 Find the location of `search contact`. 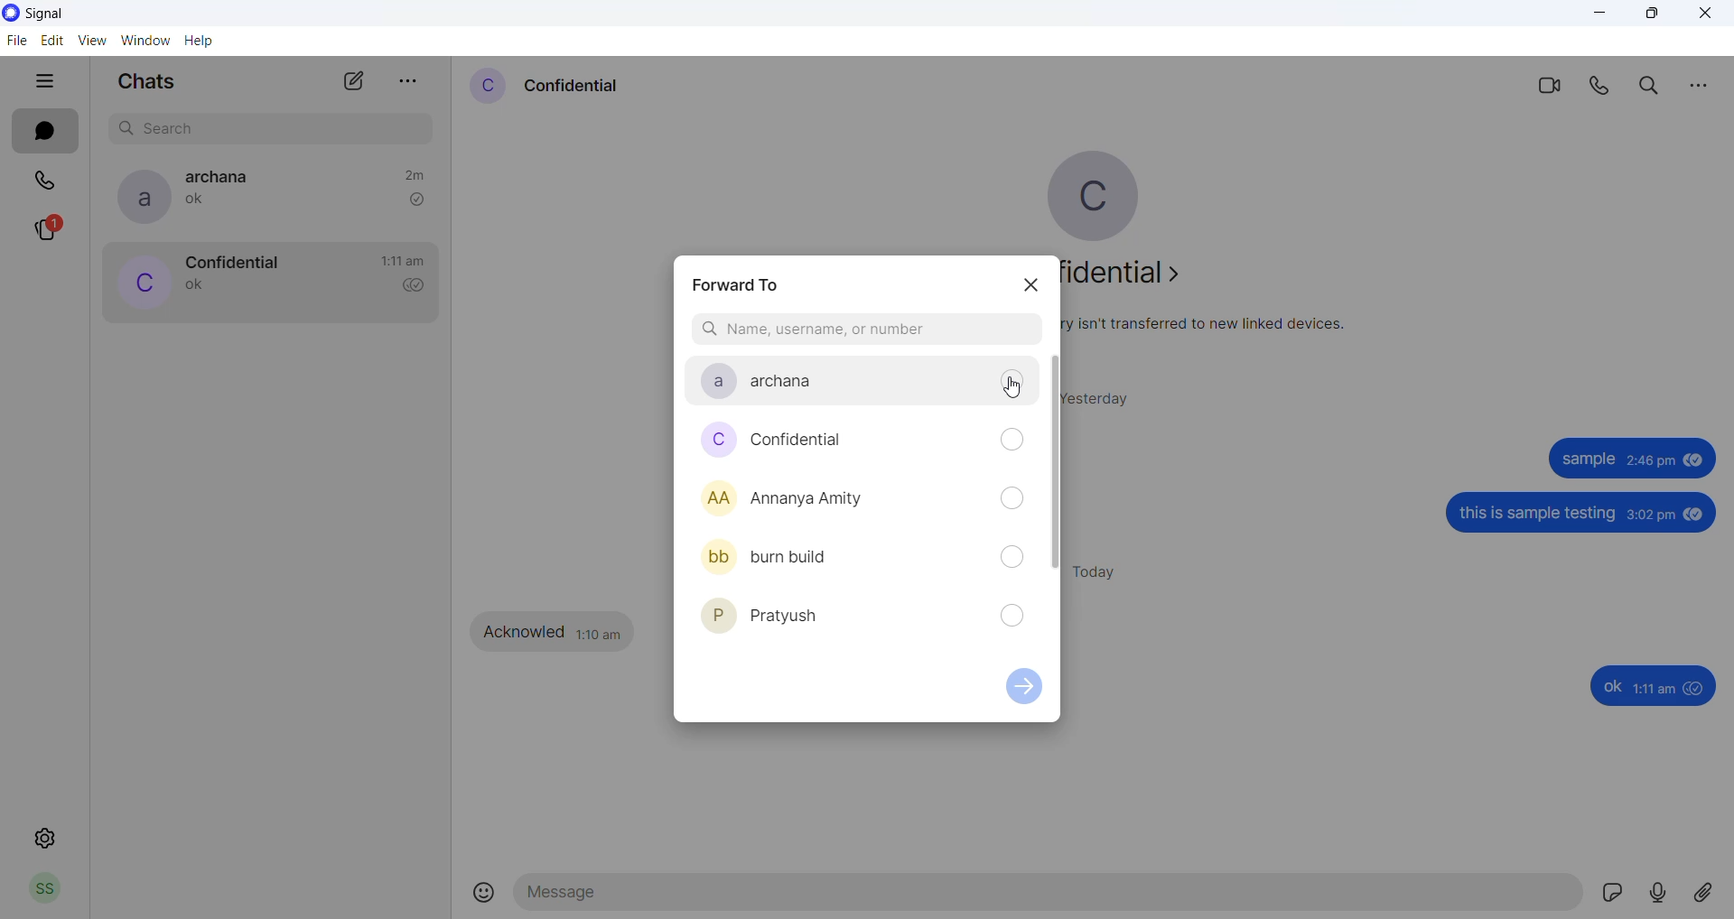

search contact is located at coordinates (864, 330).